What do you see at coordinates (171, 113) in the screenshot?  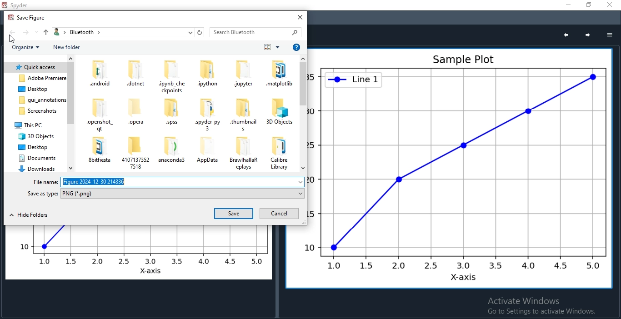 I see `files` at bounding box center [171, 113].